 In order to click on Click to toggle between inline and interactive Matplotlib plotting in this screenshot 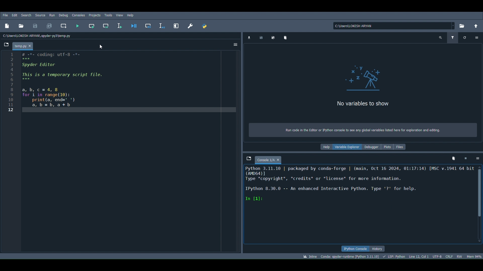, I will do `click(309, 256)`.